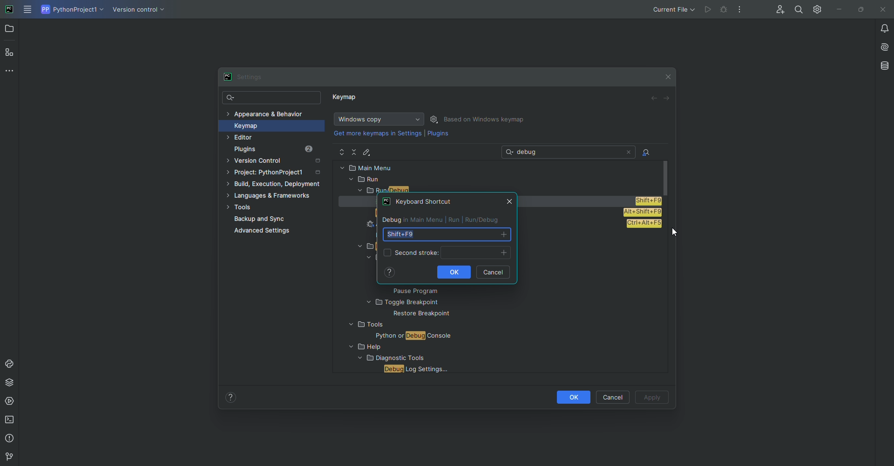 This screenshot has height=466, width=894. Describe the element at coordinates (368, 152) in the screenshot. I see `Edit` at that location.